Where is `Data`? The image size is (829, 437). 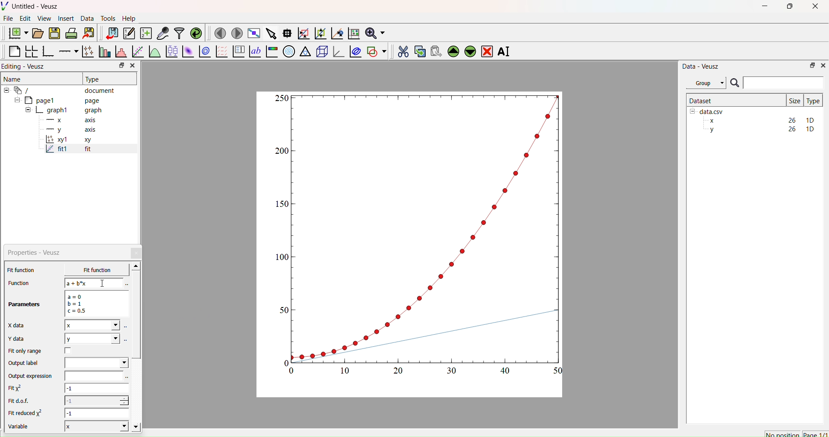 Data is located at coordinates (87, 19).